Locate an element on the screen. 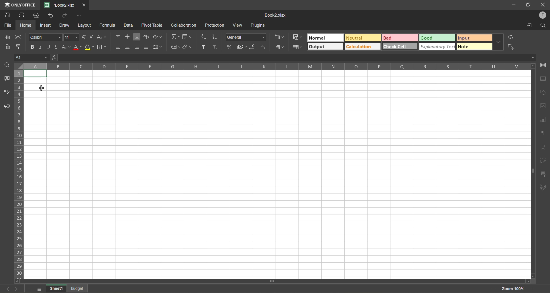 This screenshot has height=293, width=550. protection is located at coordinates (214, 26).